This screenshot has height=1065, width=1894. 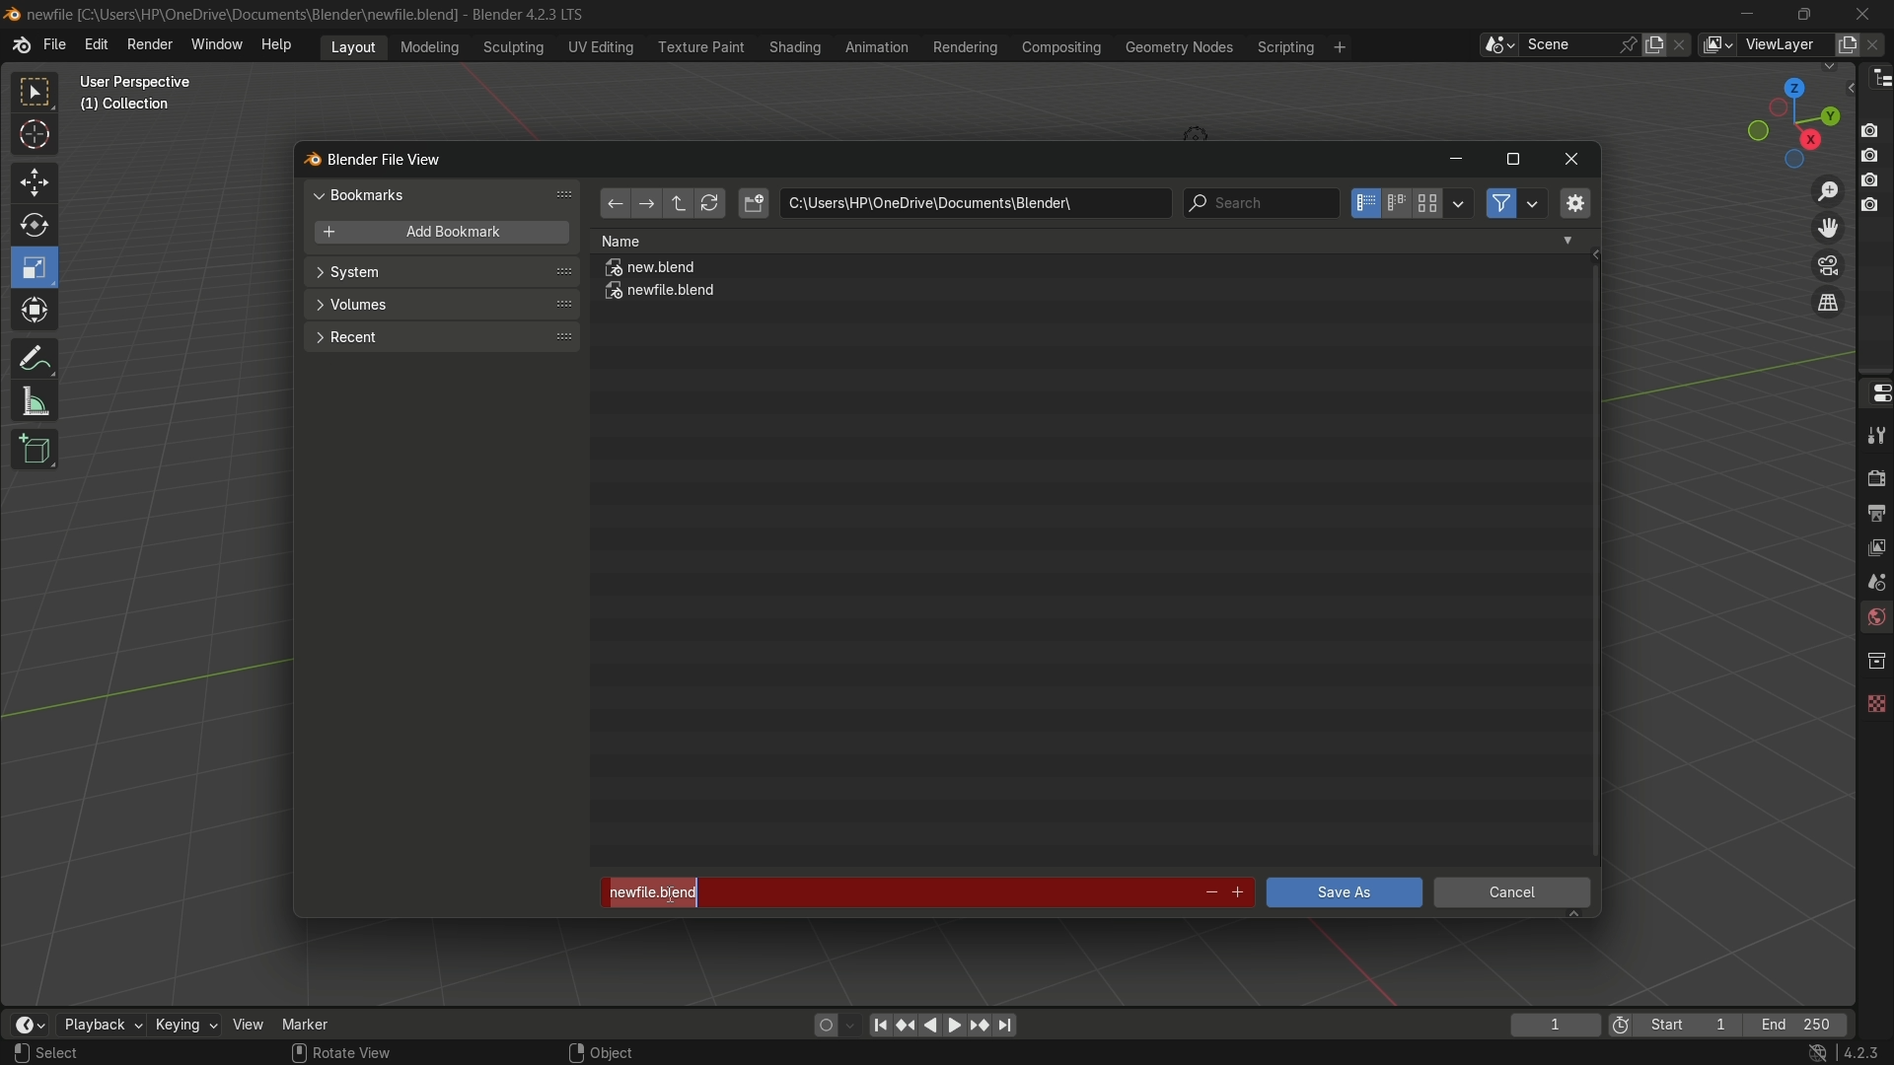 I want to click on transform, so click(x=36, y=313).